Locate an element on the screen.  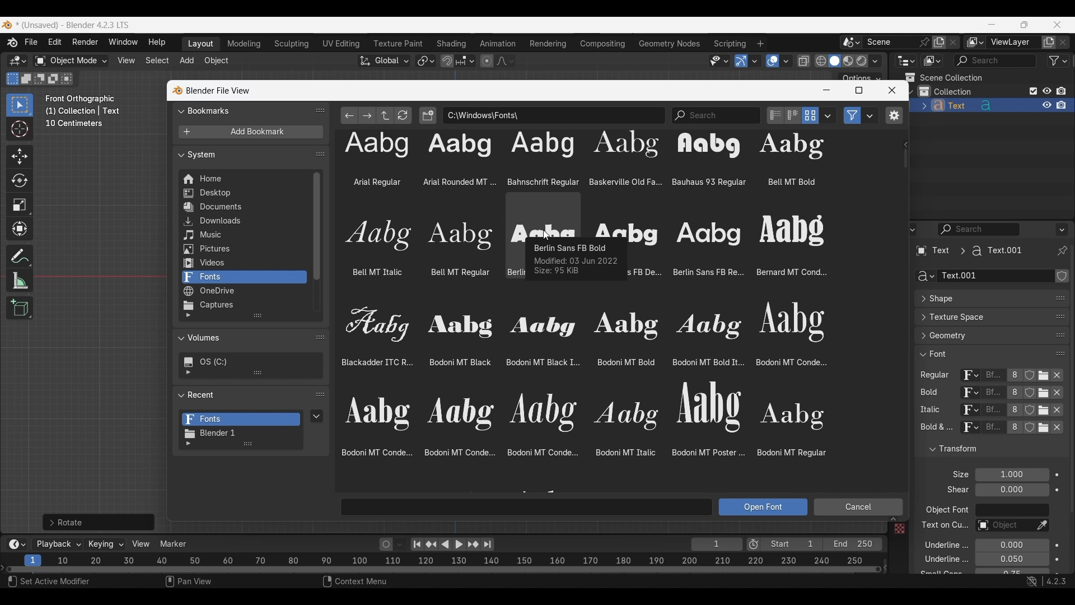
For further rotation is located at coordinates (99, 522).